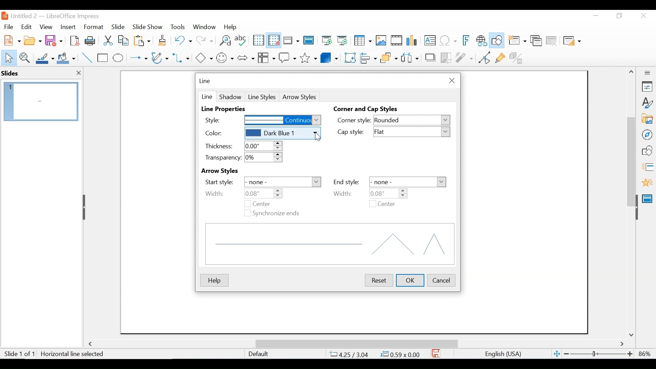 The height and width of the screenshot is (369, 656). Describe the element at coordinates (220, 120) in the screenshot. I see `Style` at that location.